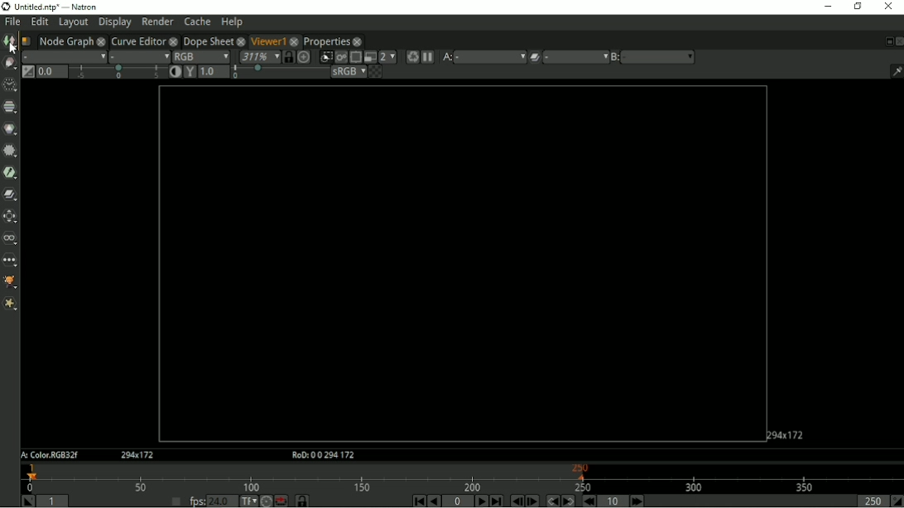 The height and width of the screenshot is (508, 904). I want to click on Previous keyframe, so click(551, 501).